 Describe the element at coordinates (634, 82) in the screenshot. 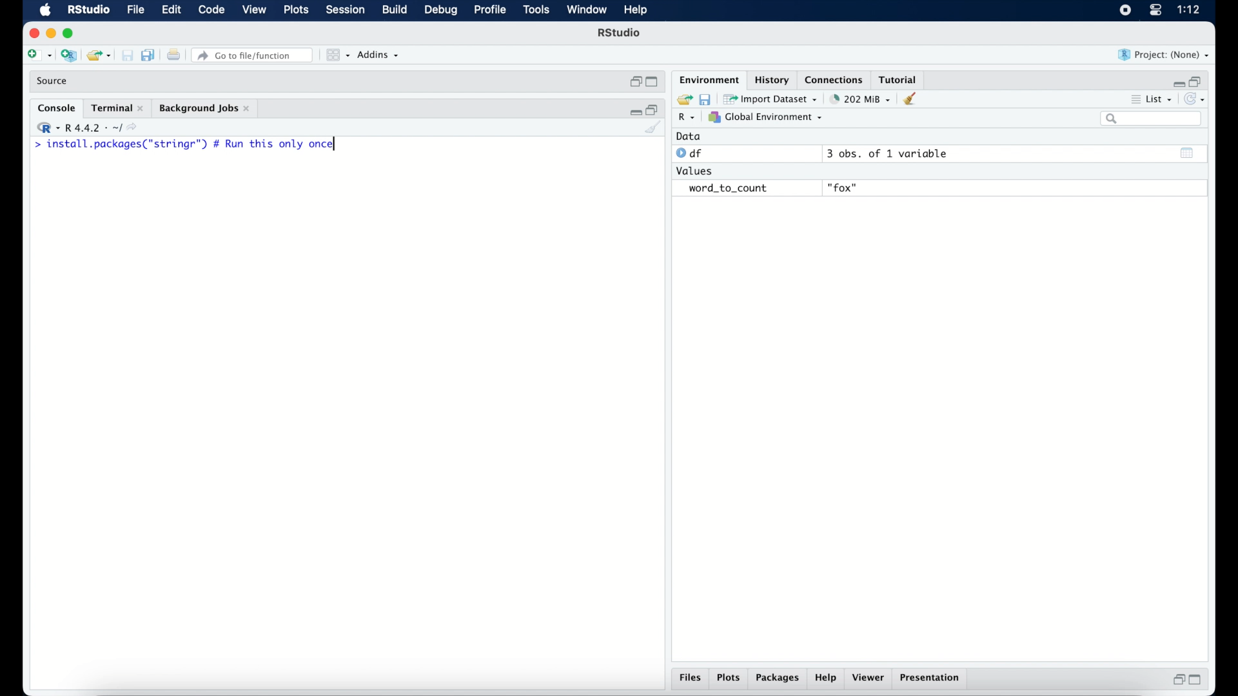

I see `restore down` at that location.